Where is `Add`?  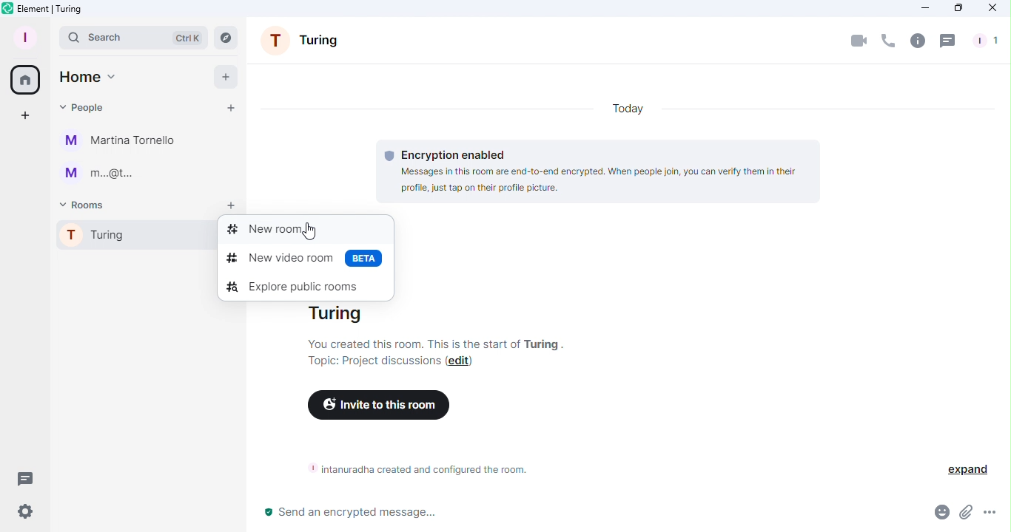 Add is located at coordinates (221, 76).